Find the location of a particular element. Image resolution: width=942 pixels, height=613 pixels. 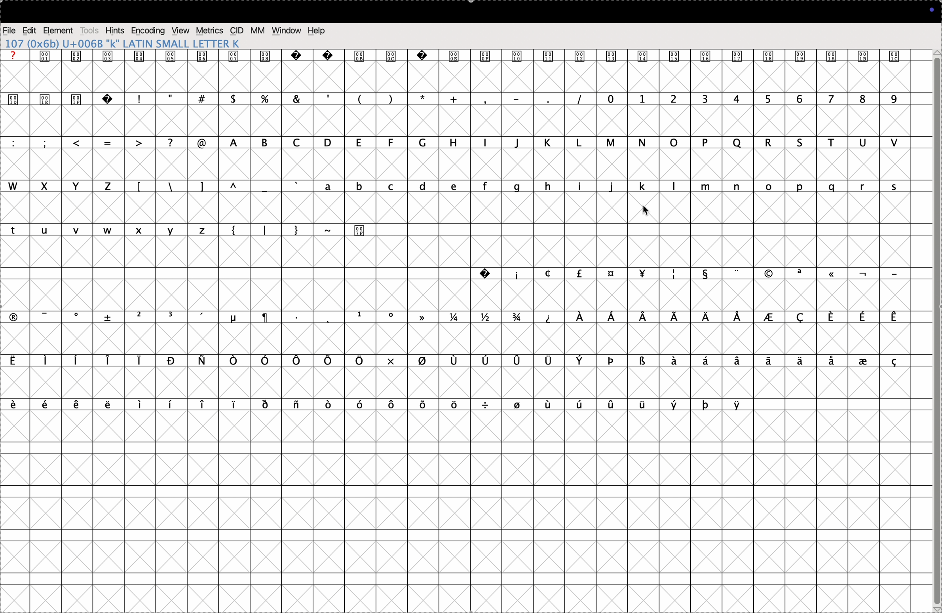

& is located at coordinates (236, 99).